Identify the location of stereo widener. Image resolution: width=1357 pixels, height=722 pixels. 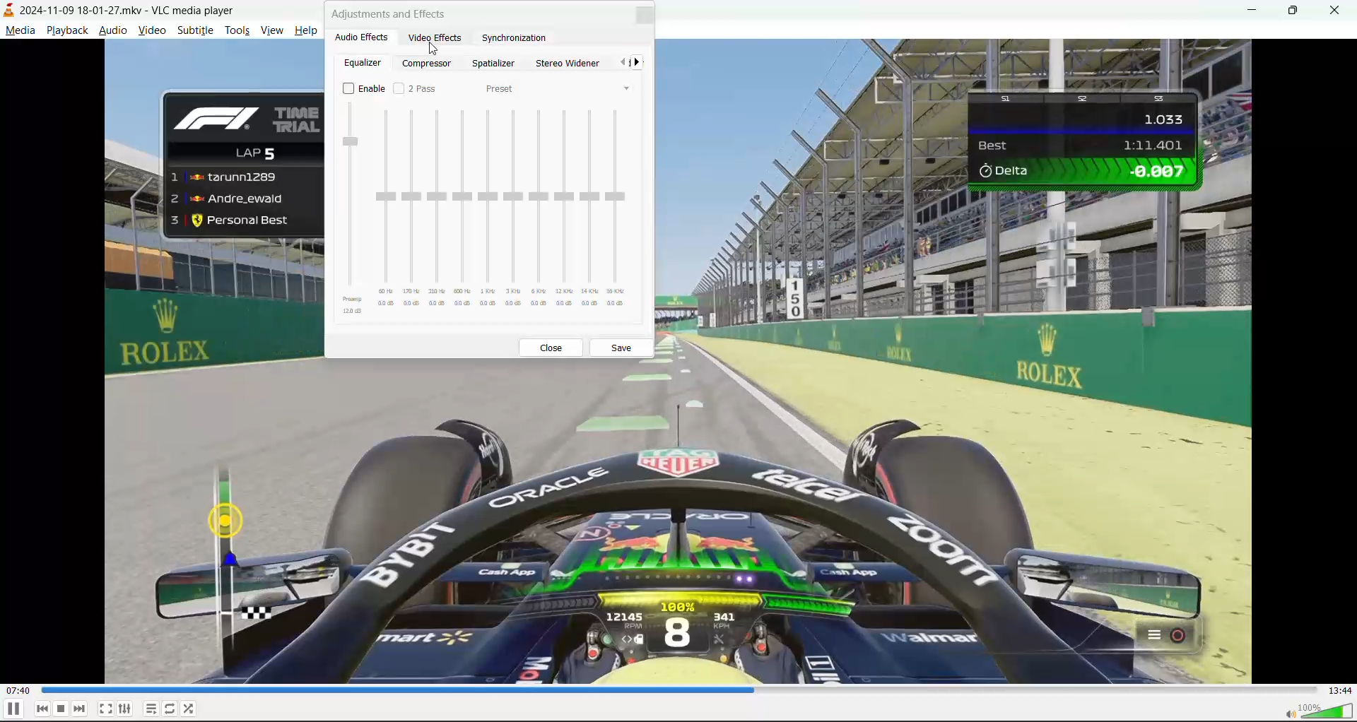
(565, 64).